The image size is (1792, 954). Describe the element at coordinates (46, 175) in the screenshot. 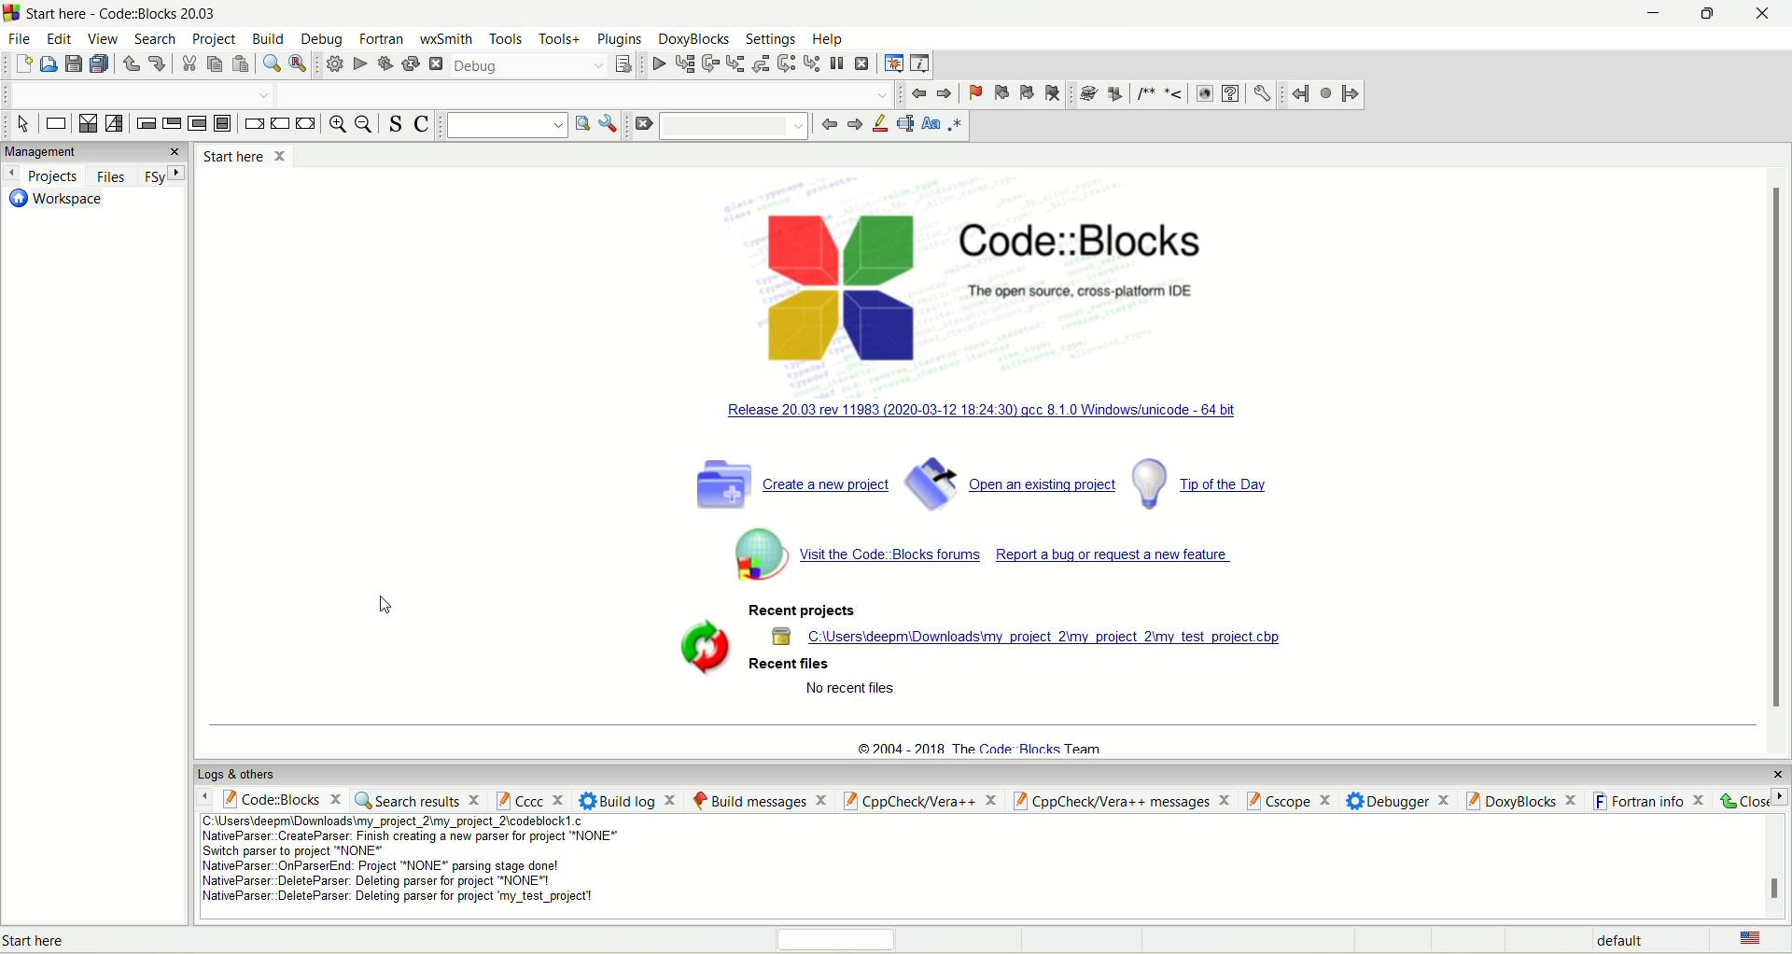

I see `projects` at that location.